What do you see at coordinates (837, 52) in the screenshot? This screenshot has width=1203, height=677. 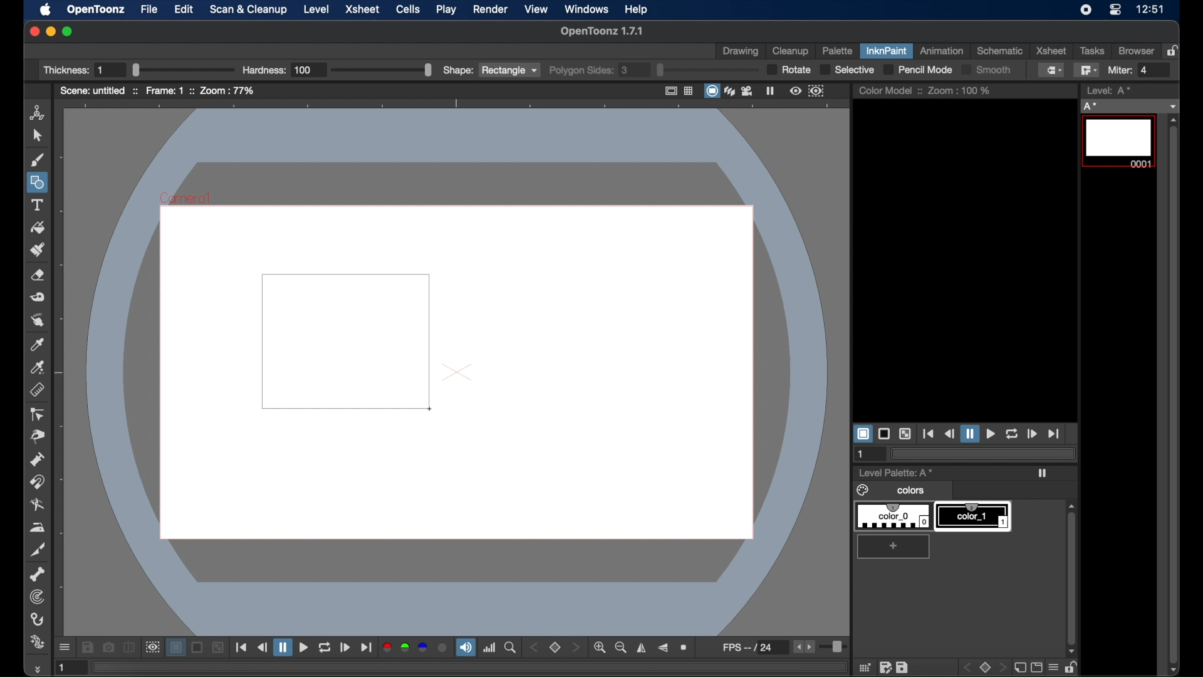 I see `palette` at bounding box center [837, 52].